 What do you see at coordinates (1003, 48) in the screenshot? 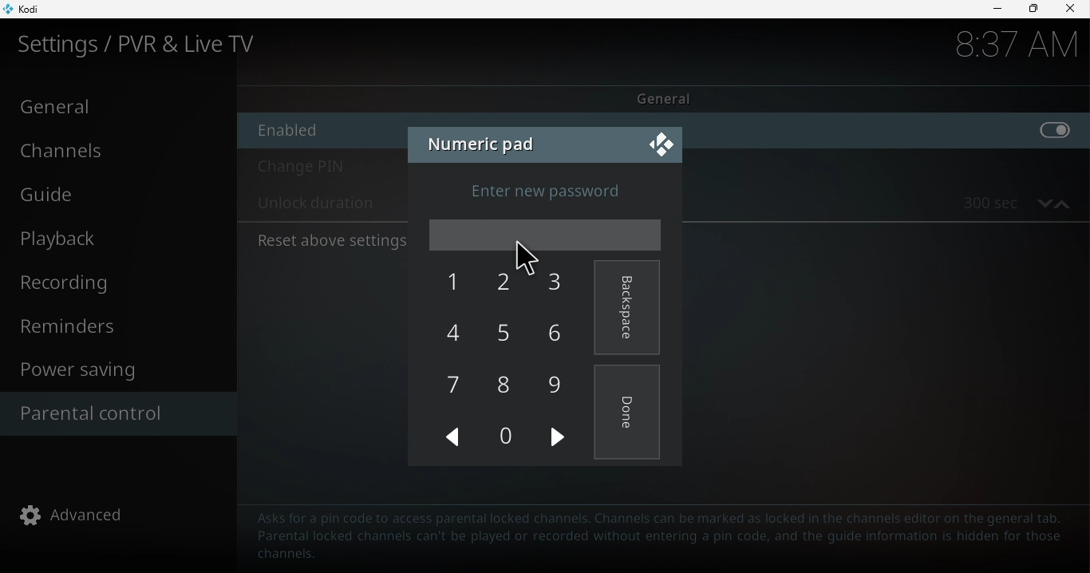
I see `time` at bounding box center [1003, 48].